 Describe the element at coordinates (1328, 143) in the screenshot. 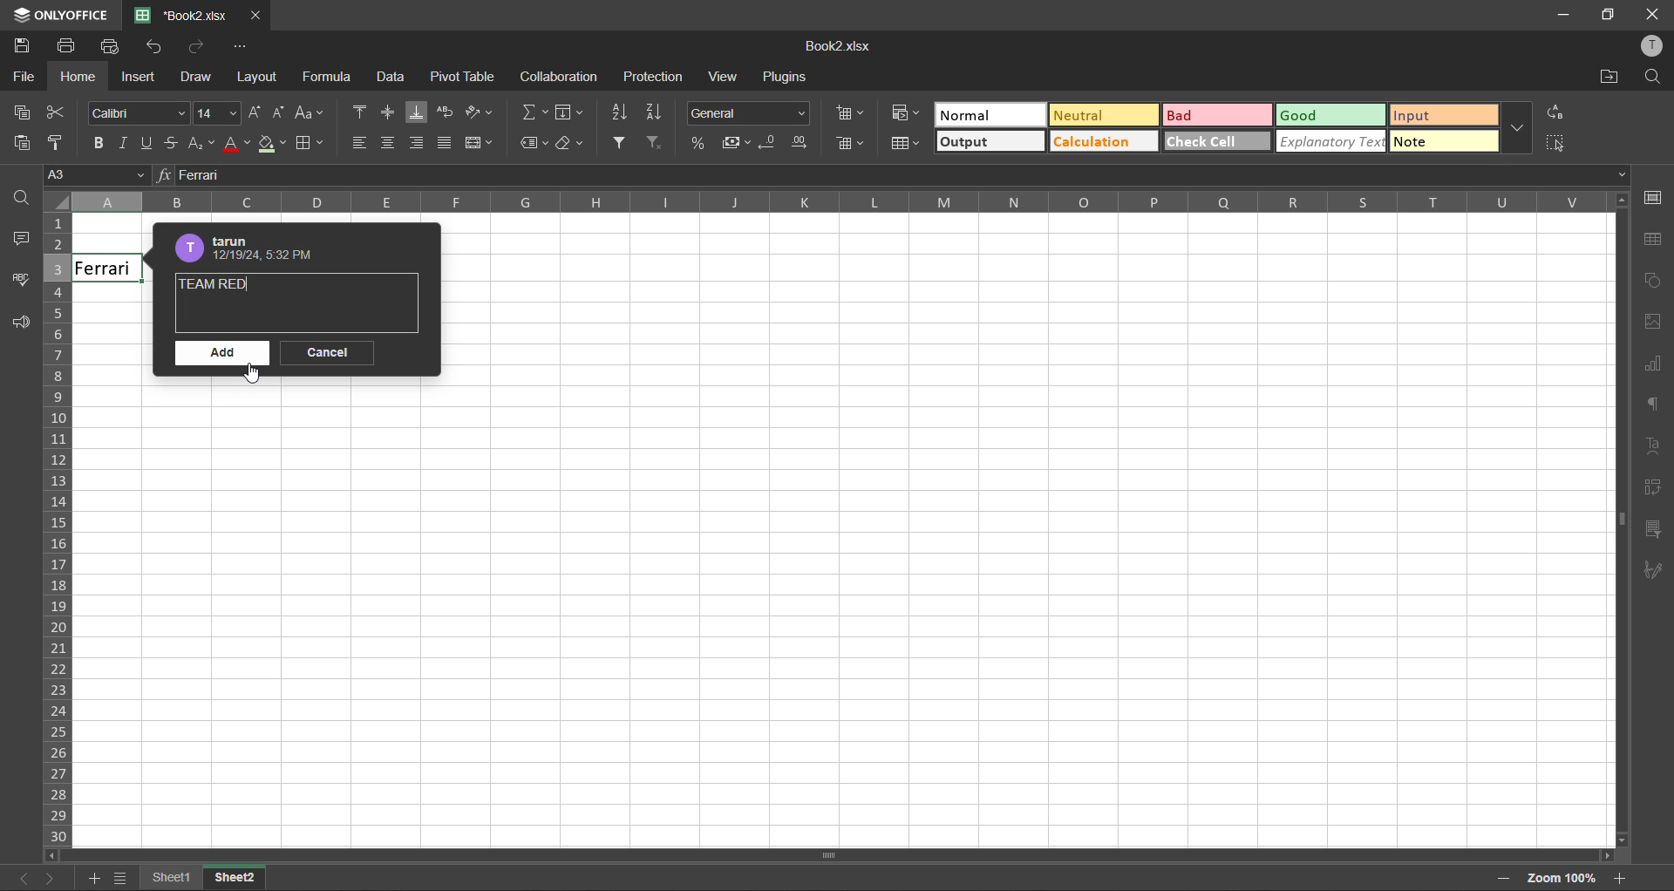

I see `explanatory text` at that location.